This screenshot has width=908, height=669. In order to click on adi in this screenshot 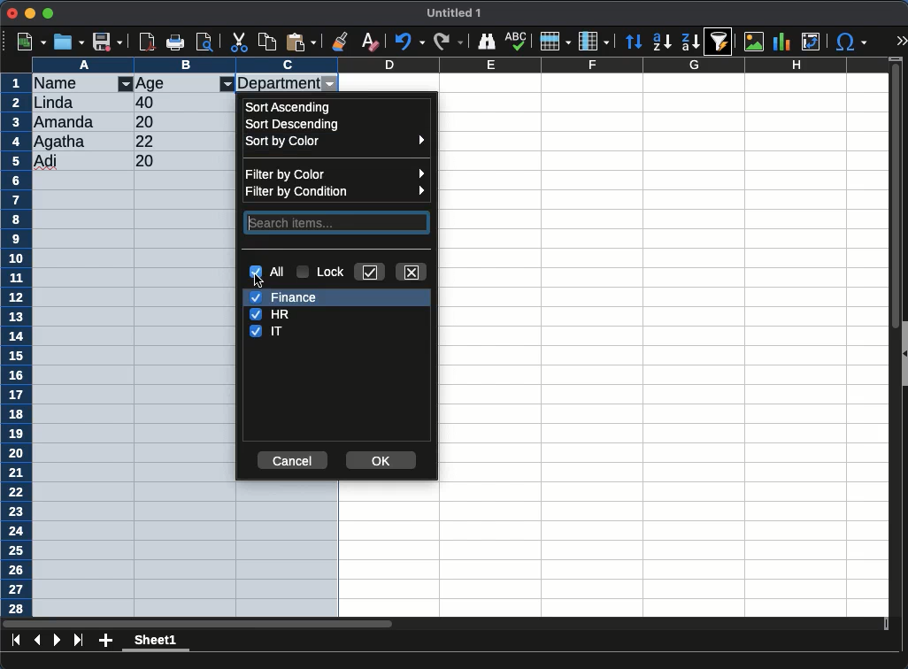, I will do `click(47, 162)`.